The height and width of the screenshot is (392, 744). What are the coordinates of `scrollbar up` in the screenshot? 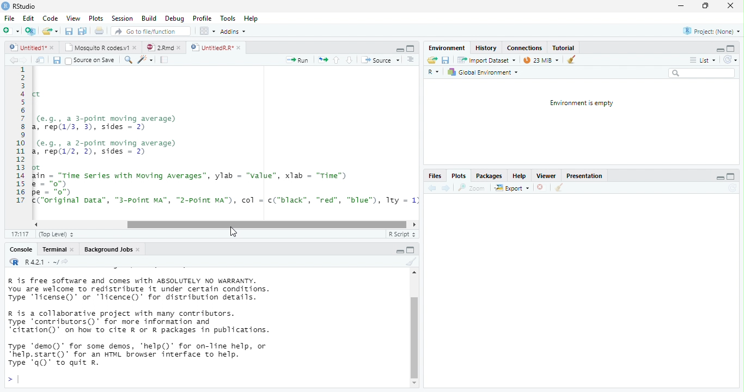 It's located at (413, 274).